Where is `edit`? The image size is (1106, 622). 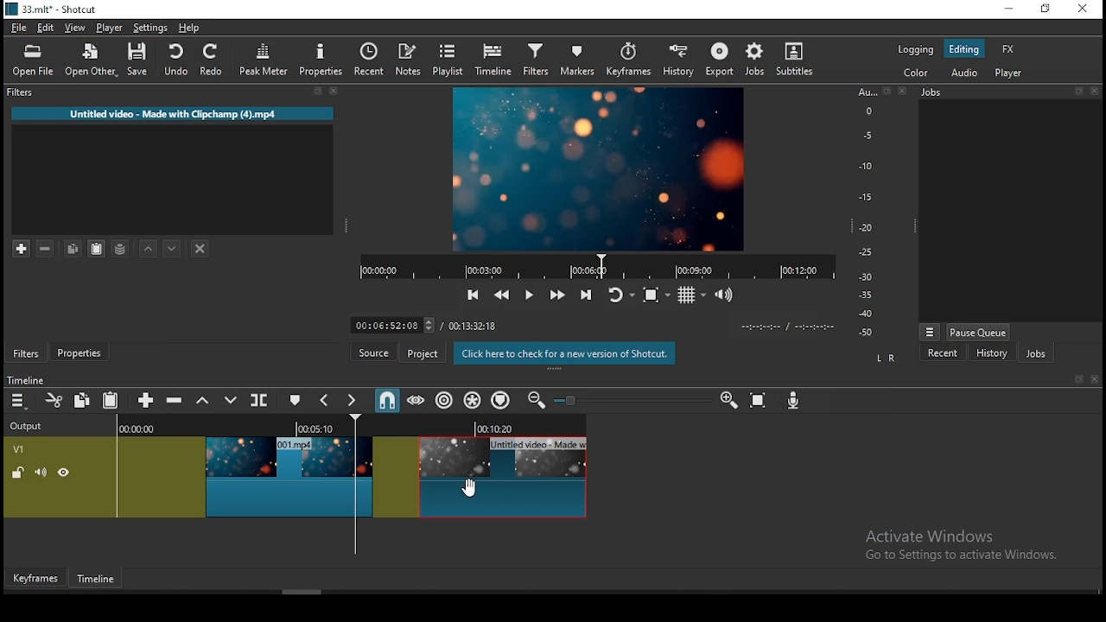
edit is located at coordinates (46, 27).